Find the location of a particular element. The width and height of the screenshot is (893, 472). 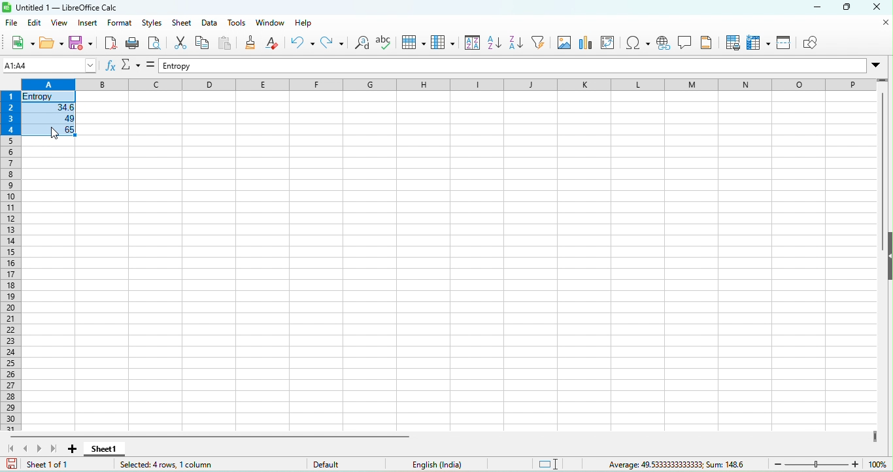

default is located at coordinates (349, 464).